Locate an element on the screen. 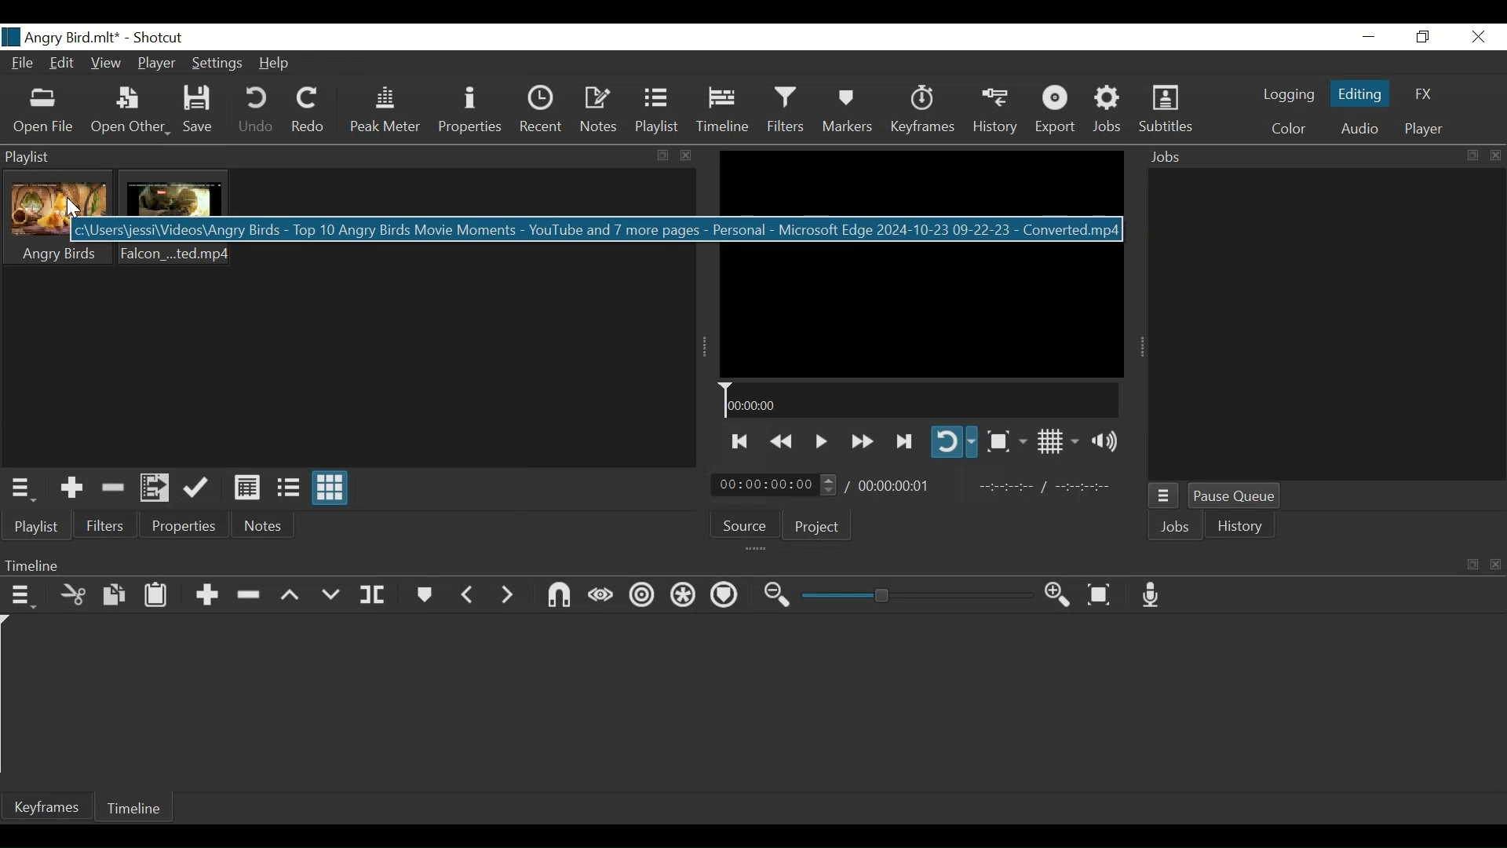  Playlist Panel is located at coordinates (345, 157).